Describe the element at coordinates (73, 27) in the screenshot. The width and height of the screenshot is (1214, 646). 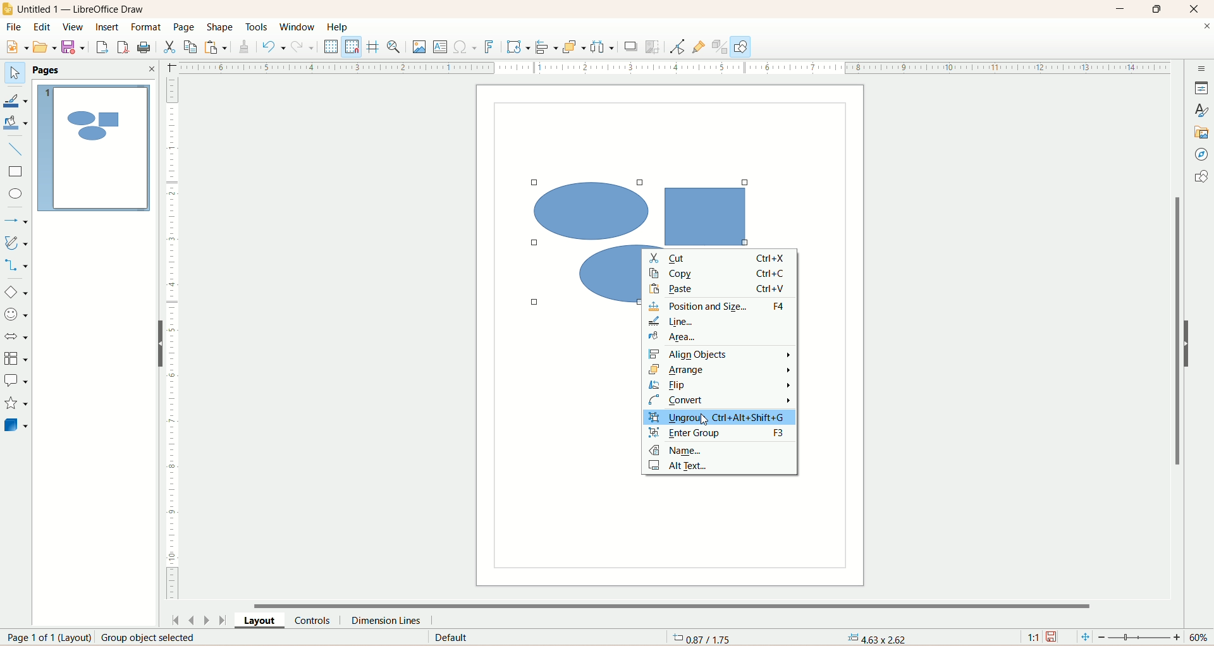
I see `view` at that location.